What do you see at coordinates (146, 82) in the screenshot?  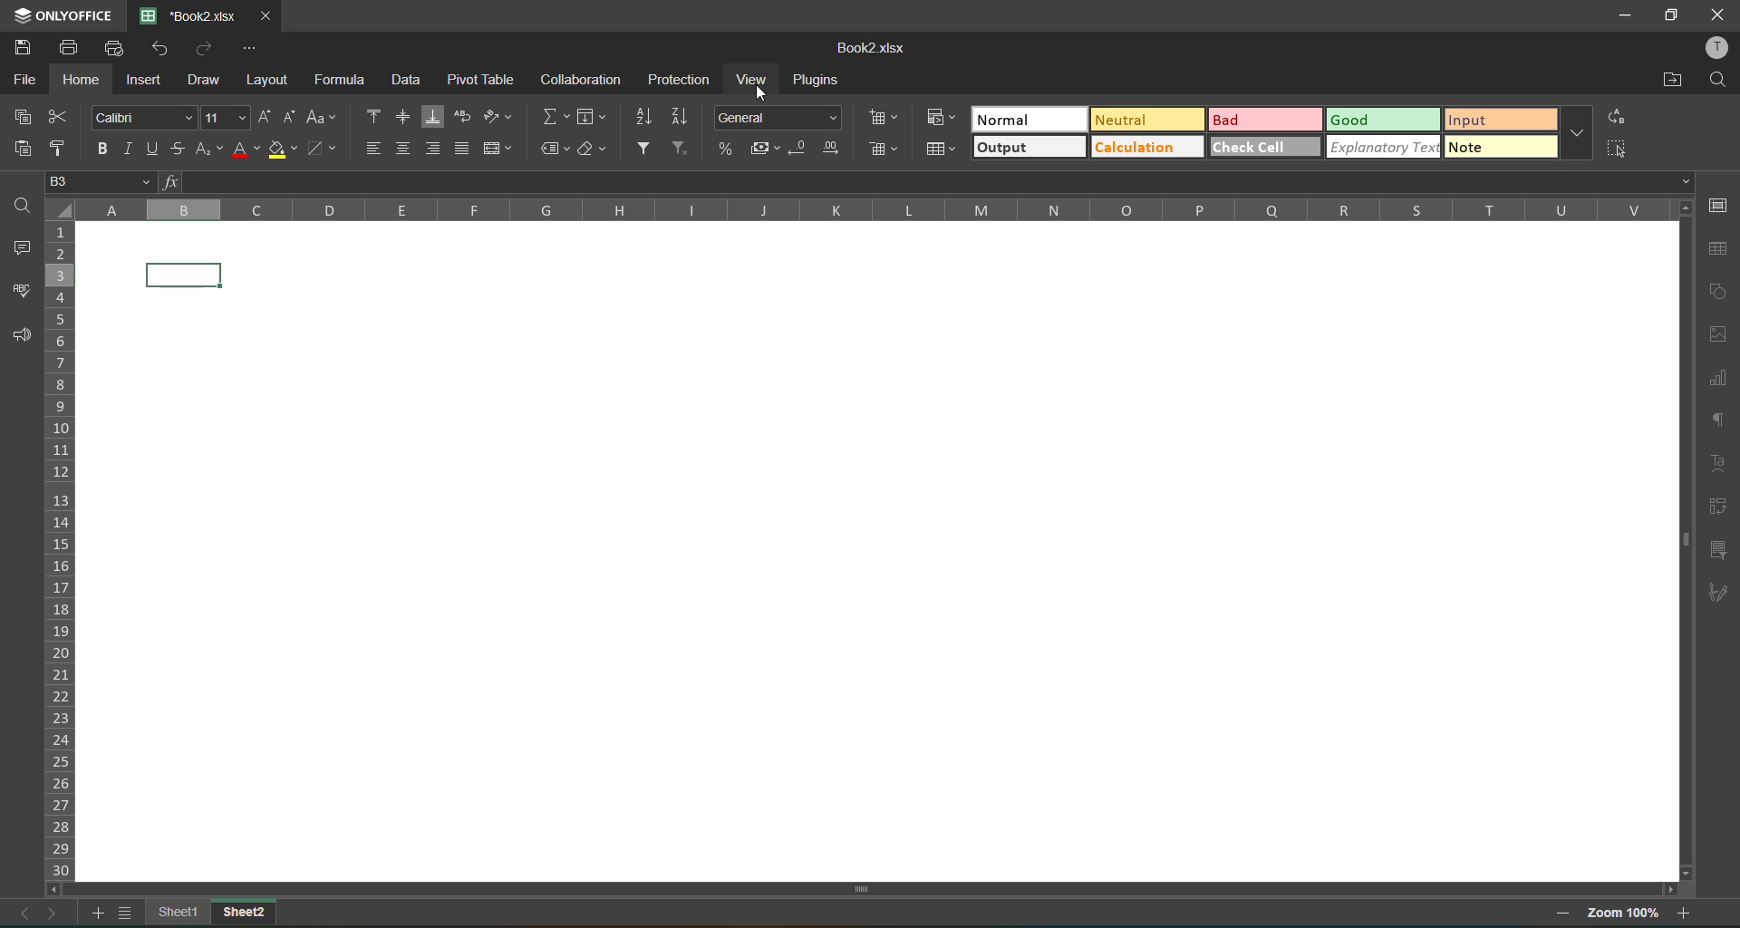 I see `insert` at bounding box center [146, 82].